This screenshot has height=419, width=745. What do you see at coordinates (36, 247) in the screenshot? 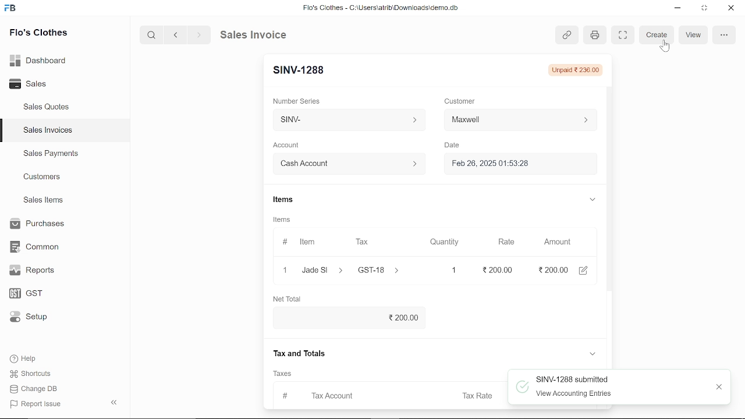
I see `Common` at bounding box center [36, 247].